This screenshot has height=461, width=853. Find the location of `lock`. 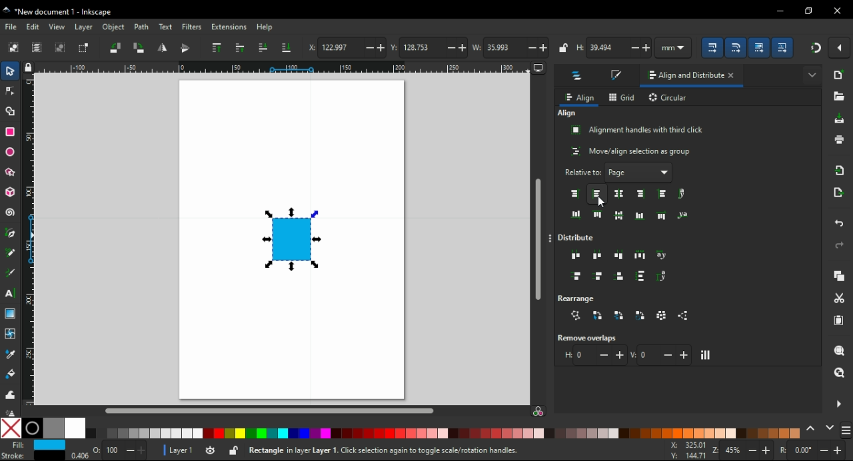

lock is located at coordinates (563, 47).